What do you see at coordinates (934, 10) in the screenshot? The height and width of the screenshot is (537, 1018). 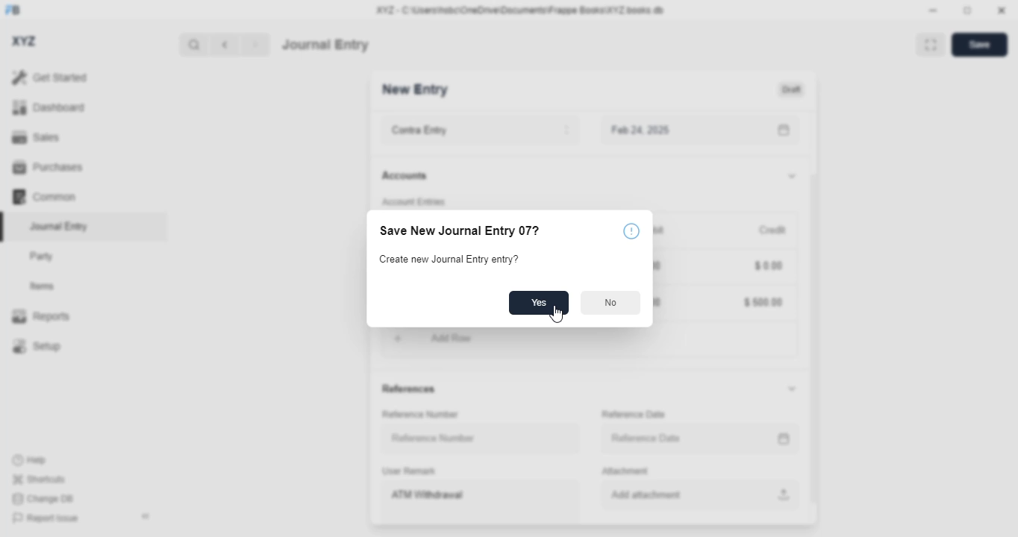 I see `minimize` at bounding box center [934, 10].